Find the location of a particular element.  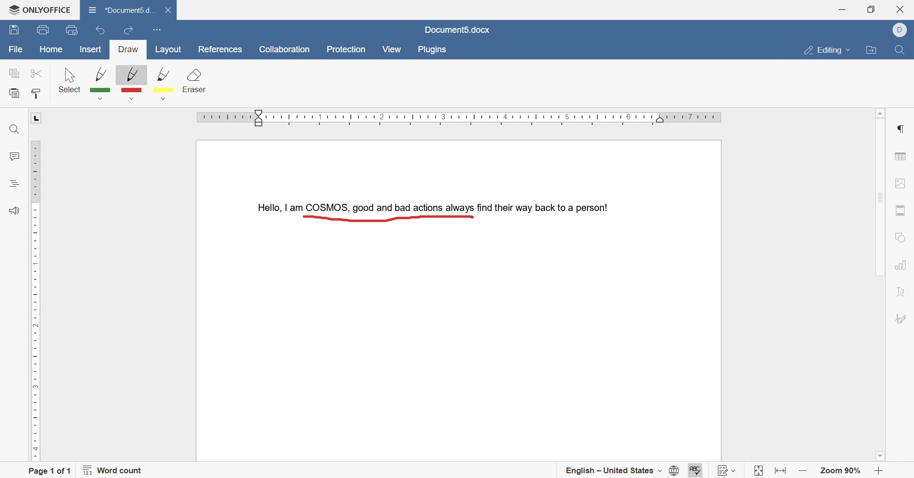

feedback and support is located at coordinates (13, 211).